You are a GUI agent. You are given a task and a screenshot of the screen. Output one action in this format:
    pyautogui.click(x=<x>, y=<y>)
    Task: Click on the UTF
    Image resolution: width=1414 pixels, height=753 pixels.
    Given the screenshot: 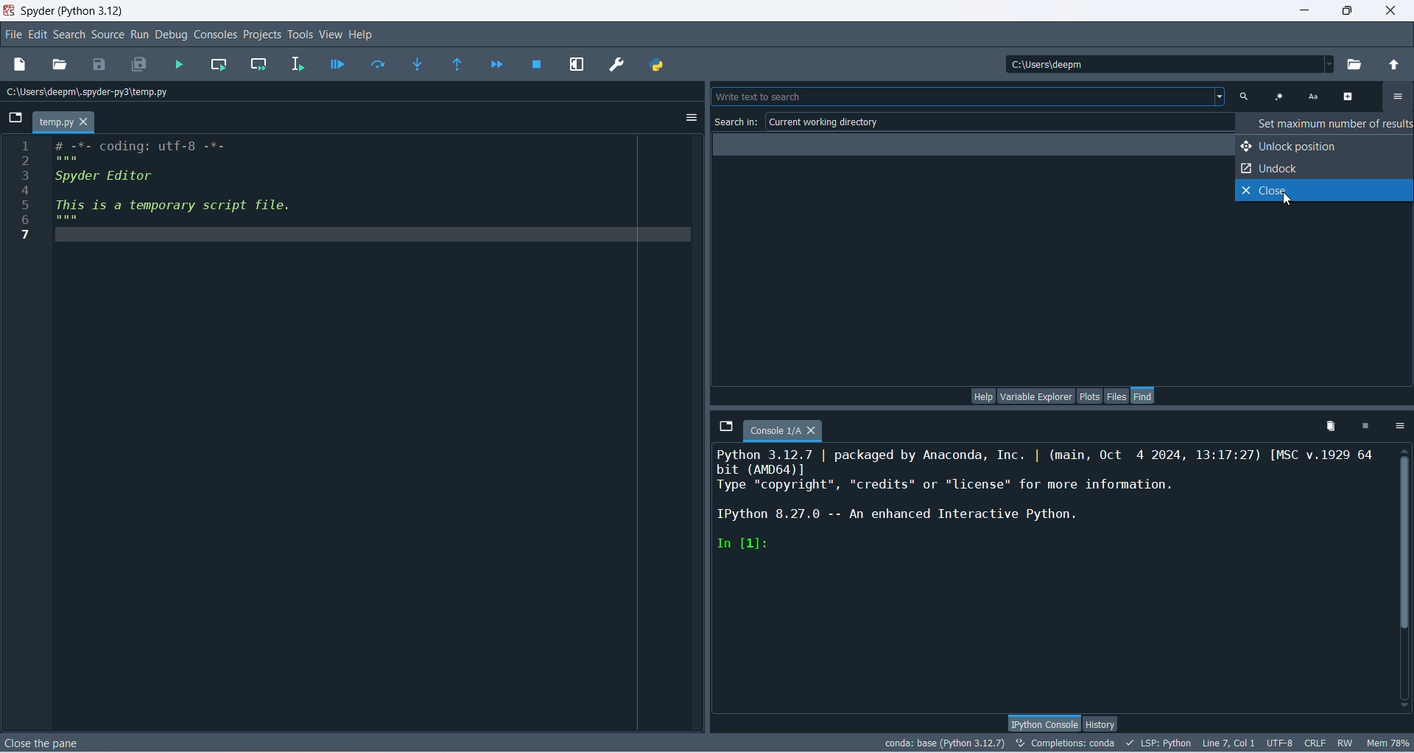 What is the action you would take?
    pyautogui.click(x=1281, y=742)
    